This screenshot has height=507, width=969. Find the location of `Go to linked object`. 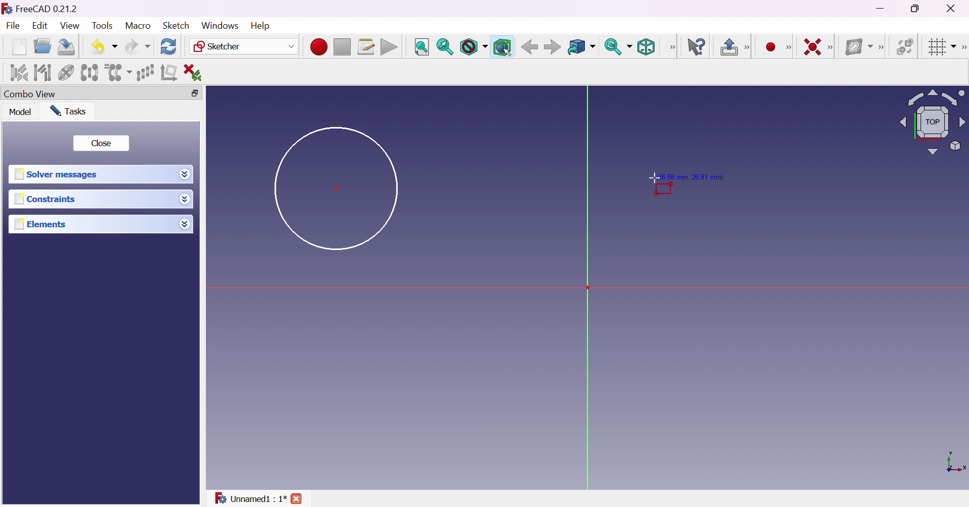

Go to linked object is located at coordinates (581, 47).